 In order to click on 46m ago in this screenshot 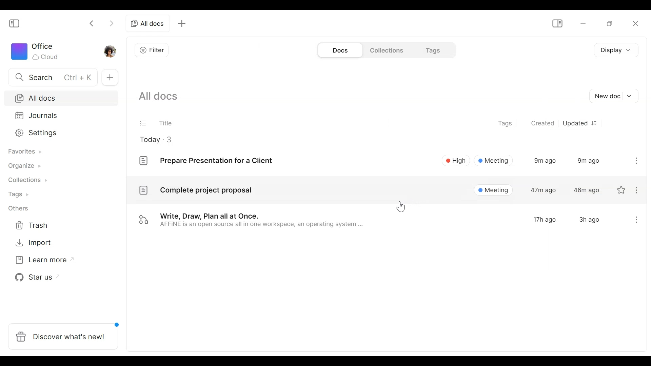, I will do `click(587, 190)`.